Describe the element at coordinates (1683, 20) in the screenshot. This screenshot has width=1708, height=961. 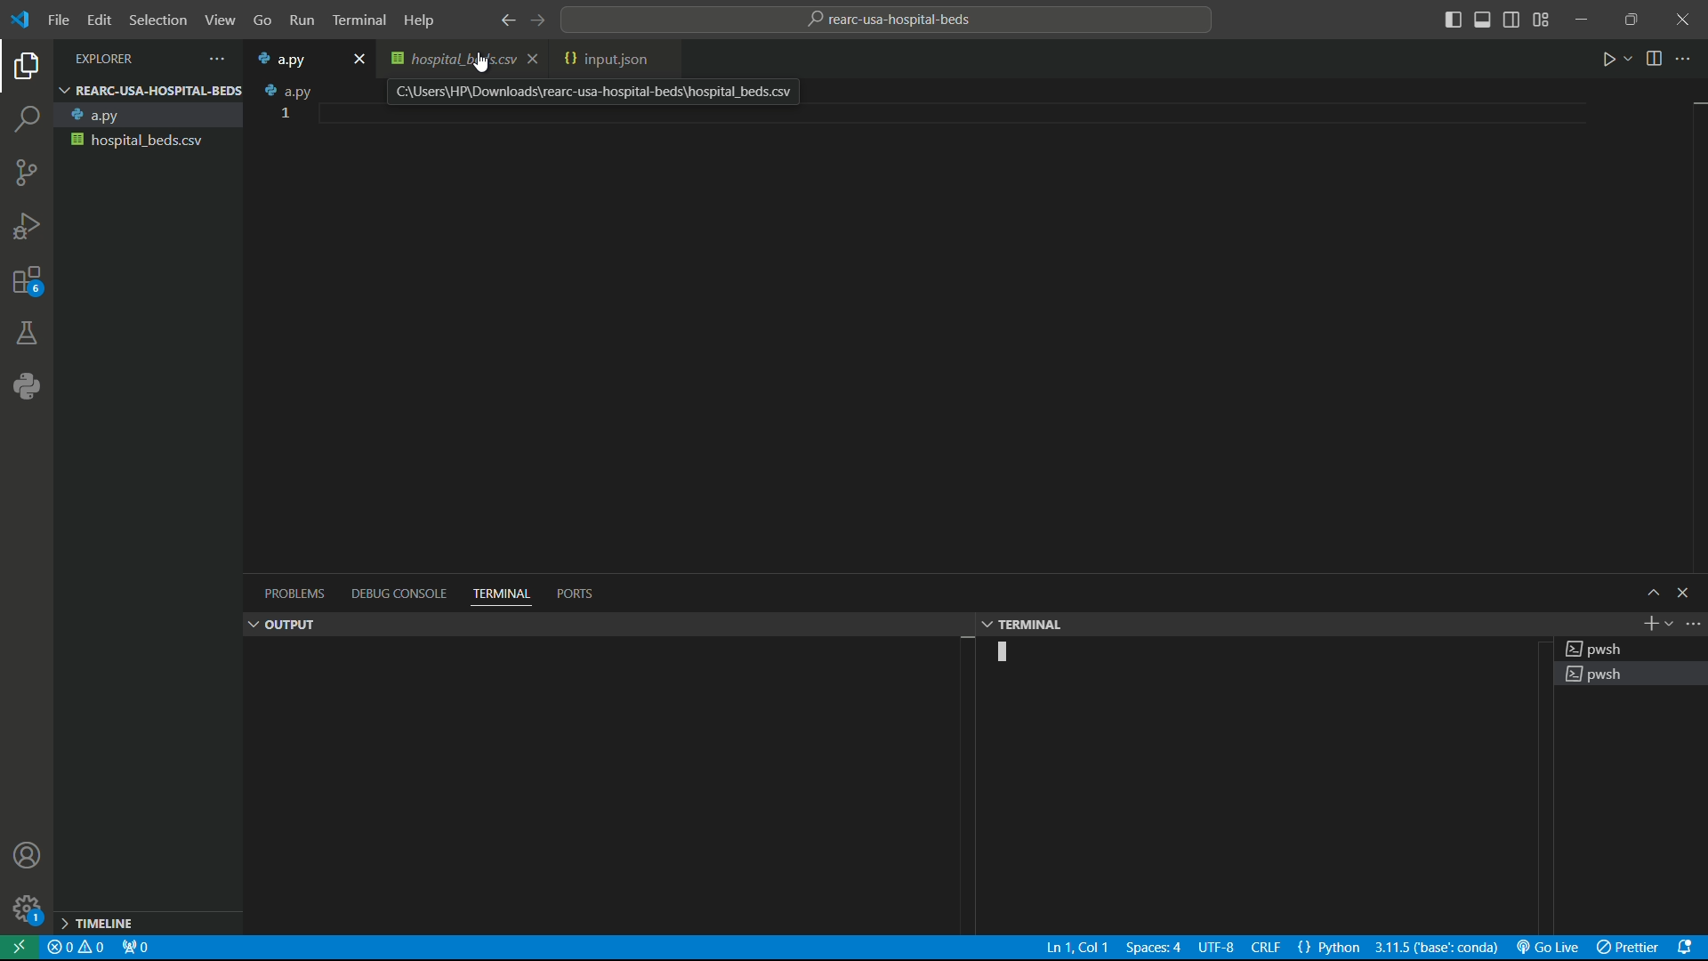
I see `close app` at that location.